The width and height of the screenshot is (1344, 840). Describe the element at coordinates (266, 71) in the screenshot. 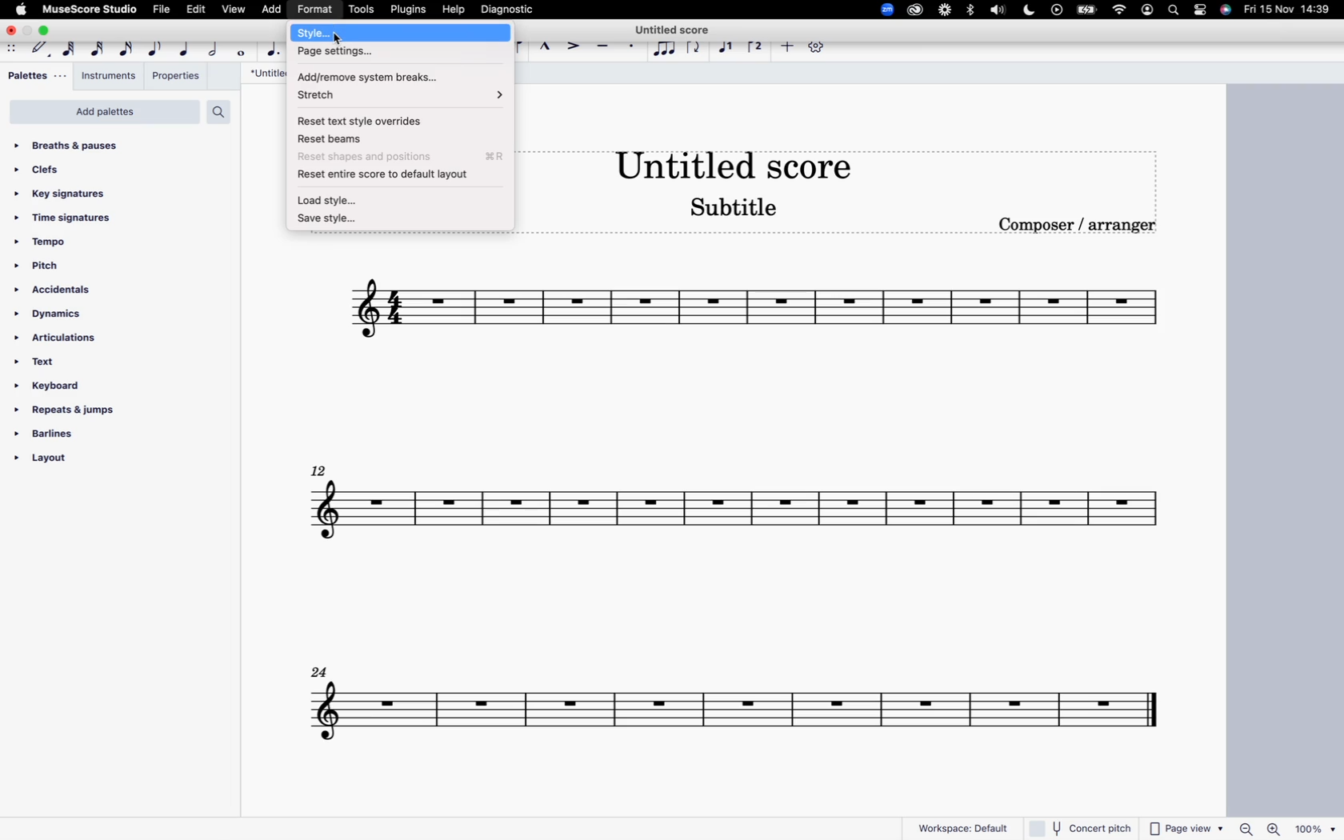

I see `score title` at that location.